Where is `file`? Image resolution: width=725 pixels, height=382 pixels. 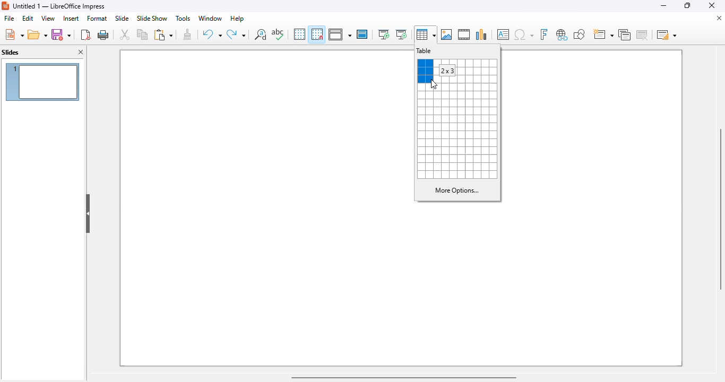
file is located at coordinates (9, 18).